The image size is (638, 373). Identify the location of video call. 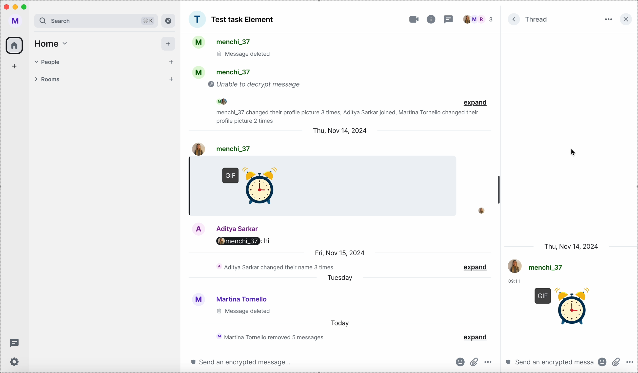
(412, 19).